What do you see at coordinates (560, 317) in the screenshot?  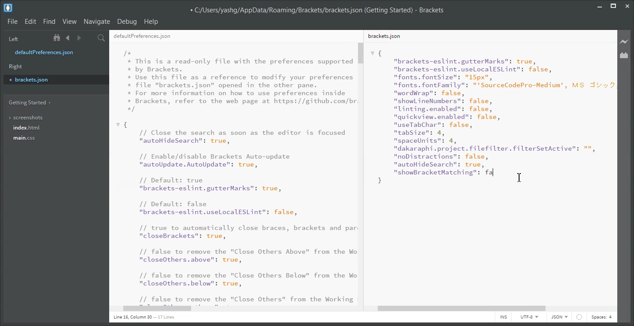 I see `JSON` at bounding box center [560, 317].